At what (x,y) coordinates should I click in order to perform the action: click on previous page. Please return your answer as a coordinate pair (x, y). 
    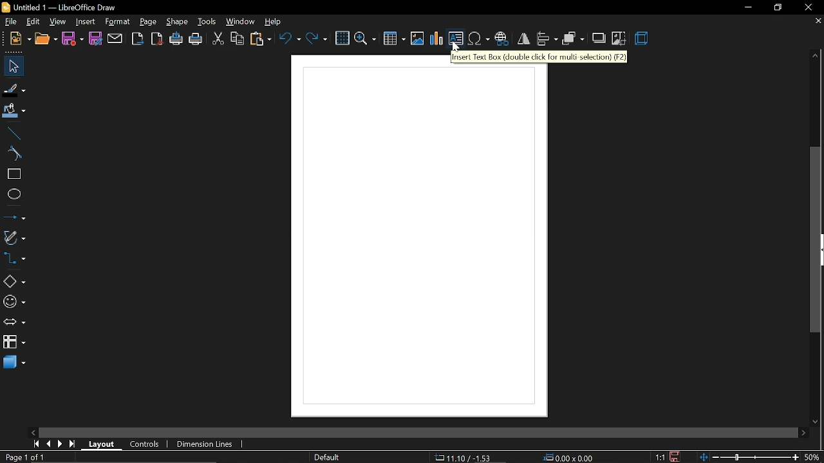
    Looking at the image, I should click on (48, 444).